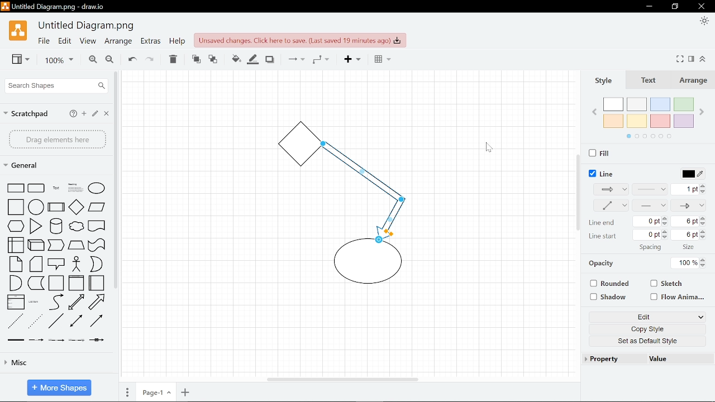  What do you see at coordinates (174, 59) in the screenshot?
I see `Delete` at bounding box center [174, 59].